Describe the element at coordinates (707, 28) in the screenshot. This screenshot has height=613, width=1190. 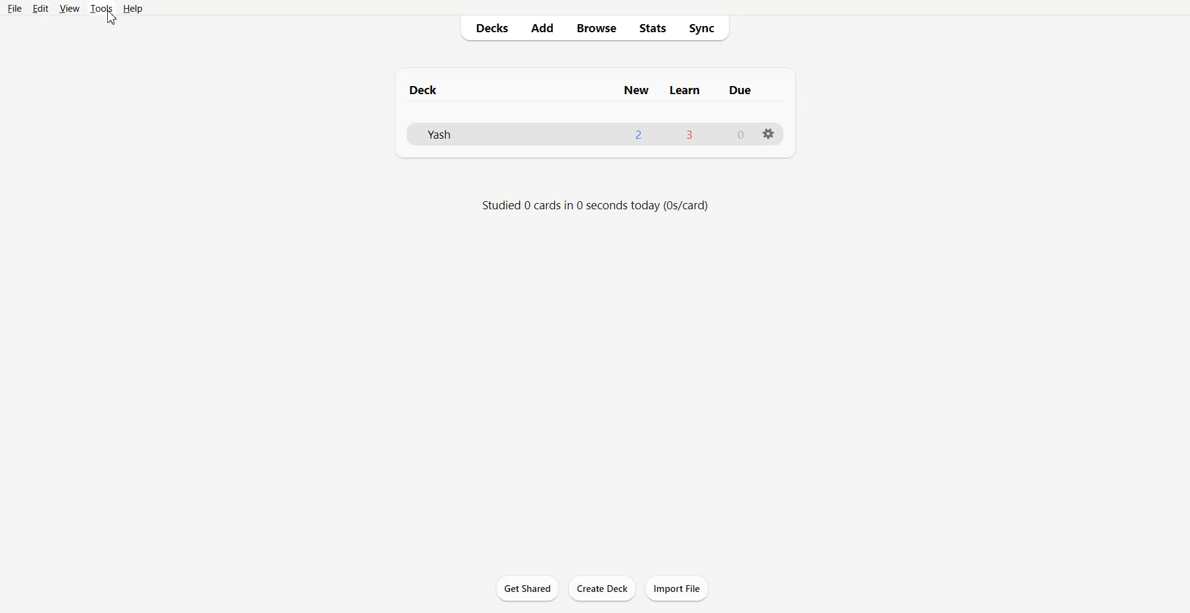
I see `Sync` at that location.